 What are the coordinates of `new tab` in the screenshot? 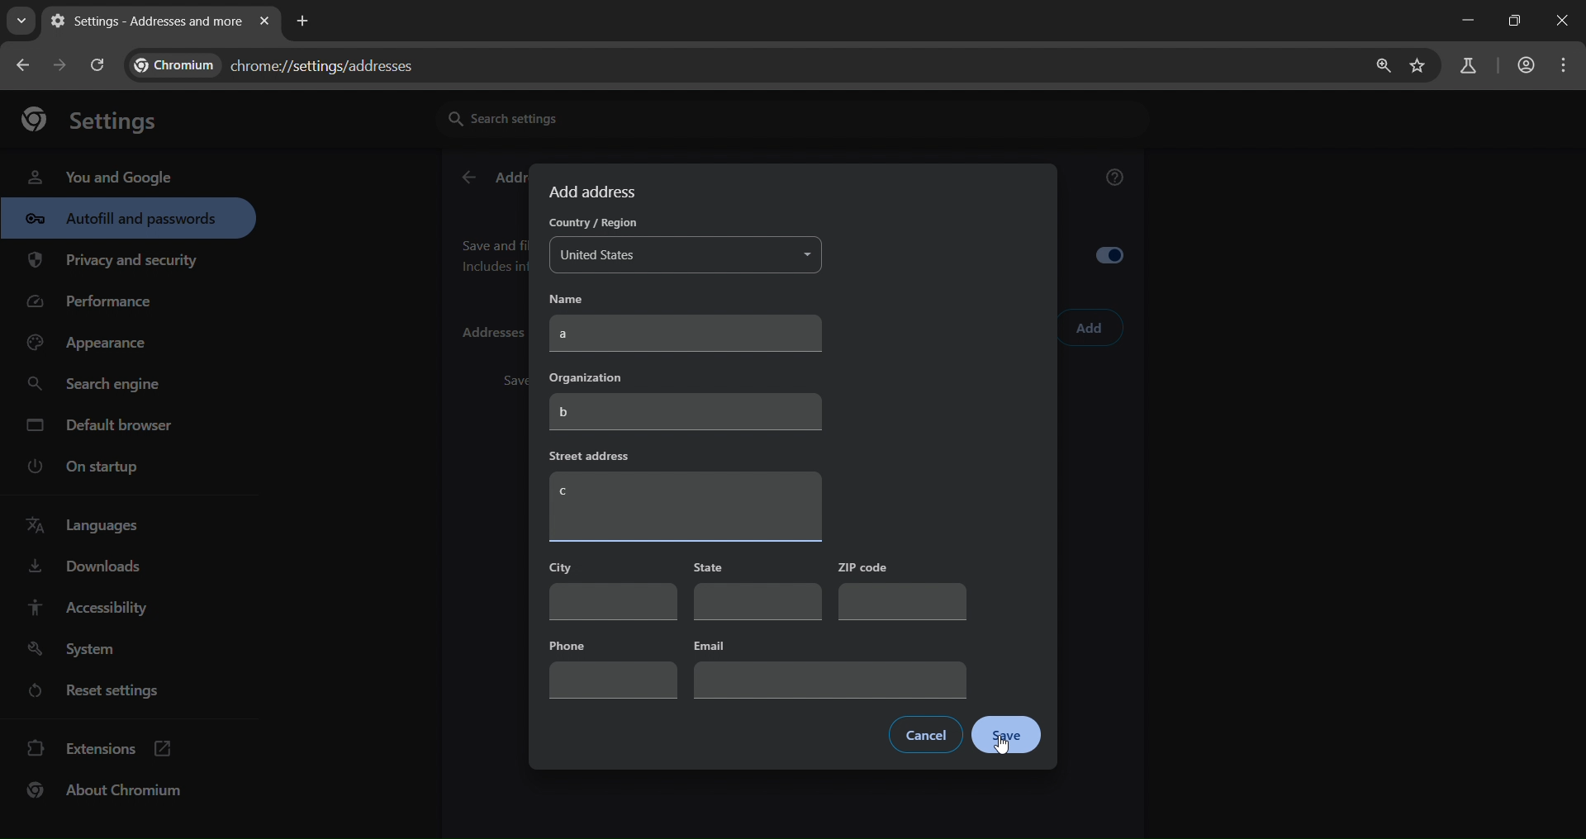 It's located at (303, 19).